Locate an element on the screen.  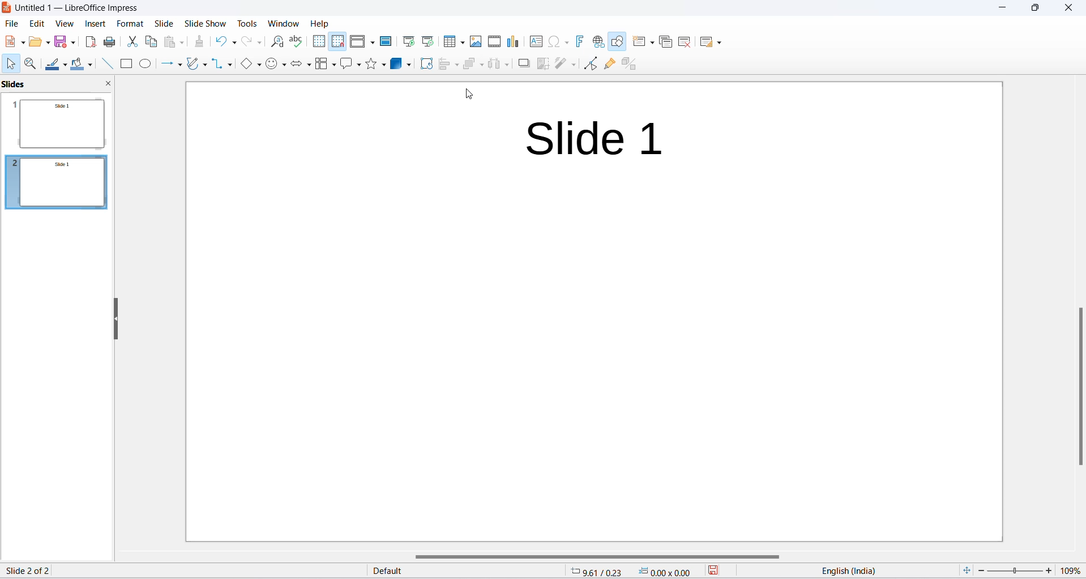
Arrange is located at coordinates (474, 63).